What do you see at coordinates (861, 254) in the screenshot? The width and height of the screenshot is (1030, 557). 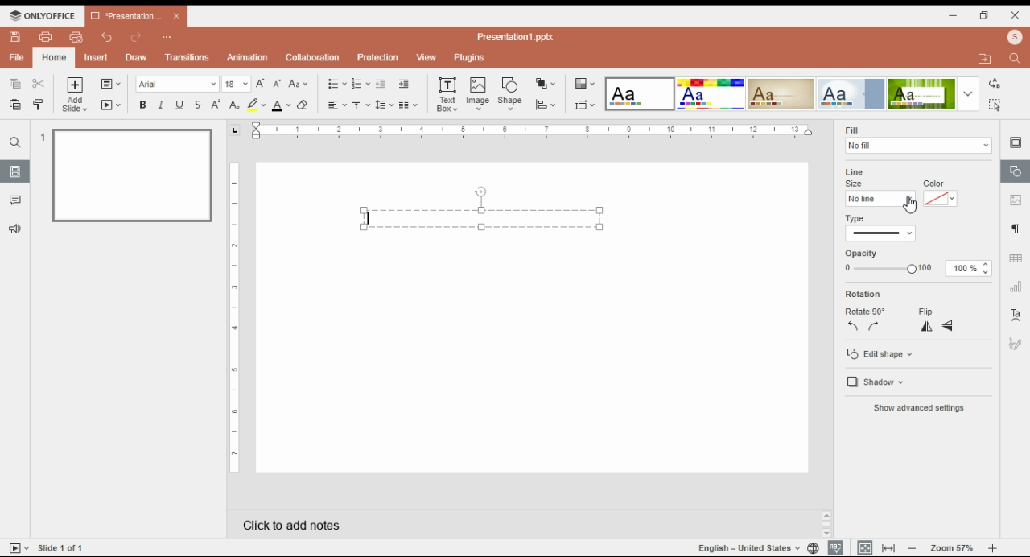 I see `opacity` at bounding box center [861, 254].